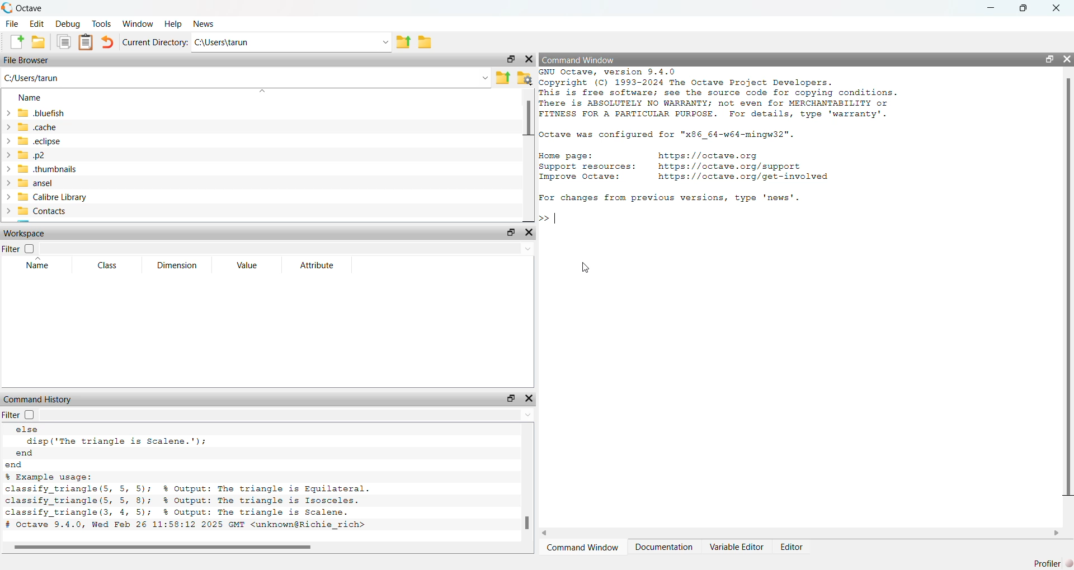 The width and height of the screenshot is (1074, 570). What do you see at coordinates (251, 265) in the screenshot?
I see `value` at bounding box center [251, 265].